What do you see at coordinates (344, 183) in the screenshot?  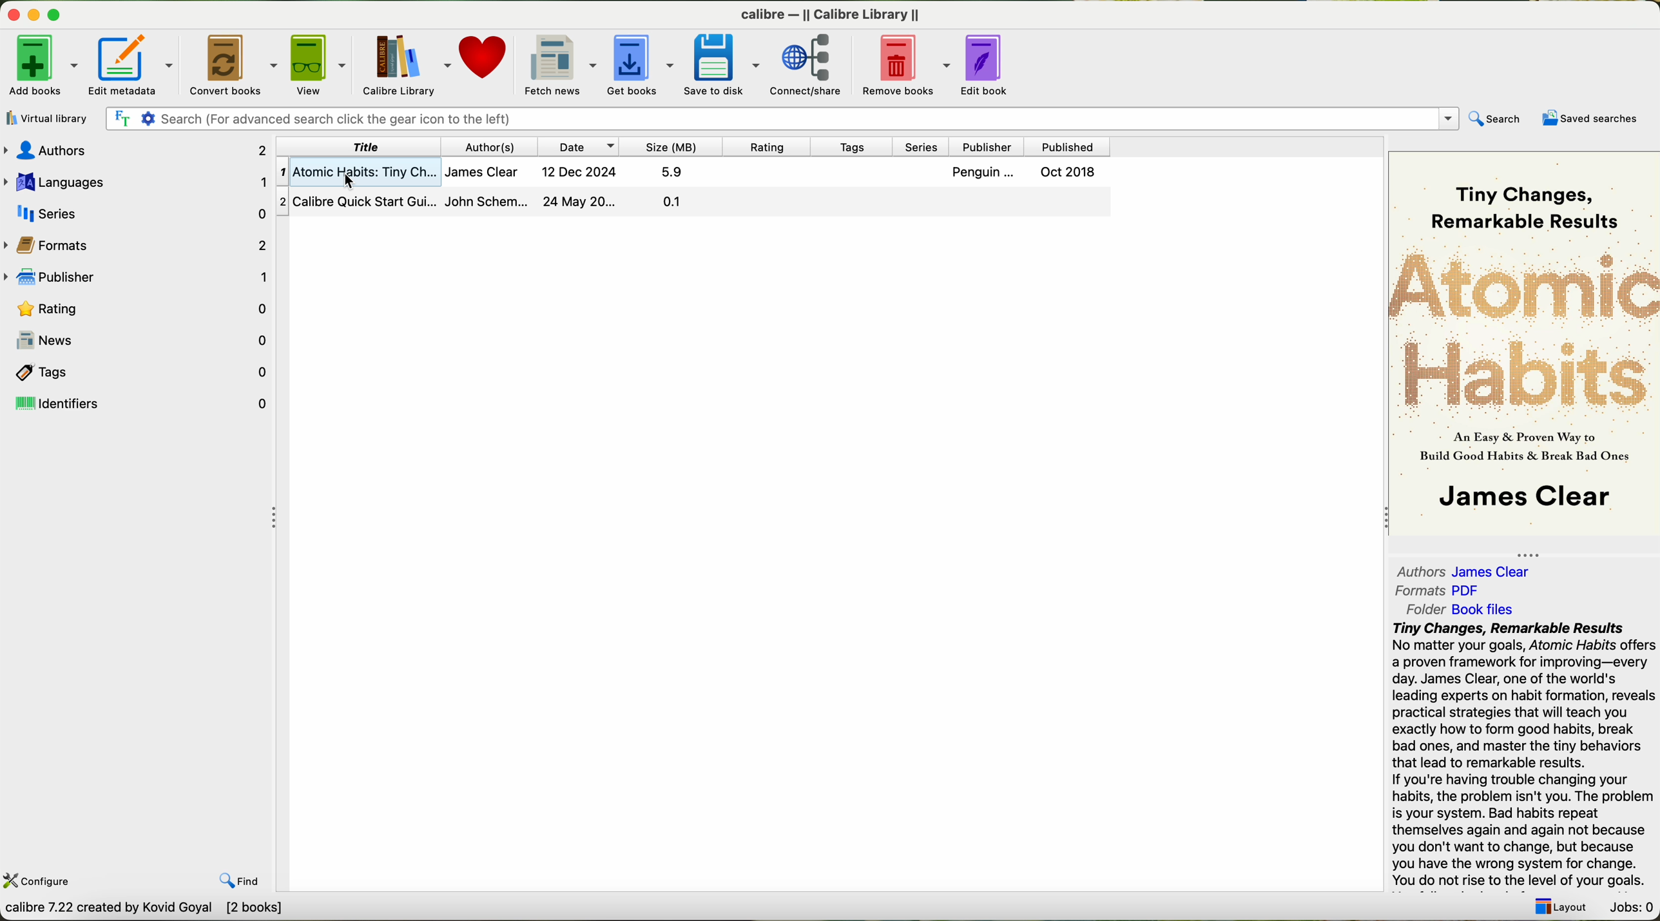 I see `cursor` at bounding box center [344, 183].